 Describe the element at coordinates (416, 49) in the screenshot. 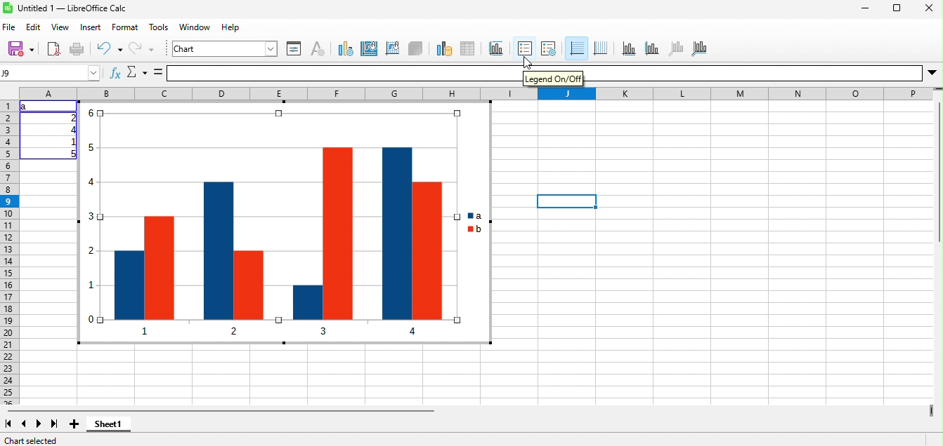

I see `3d view` at that location.